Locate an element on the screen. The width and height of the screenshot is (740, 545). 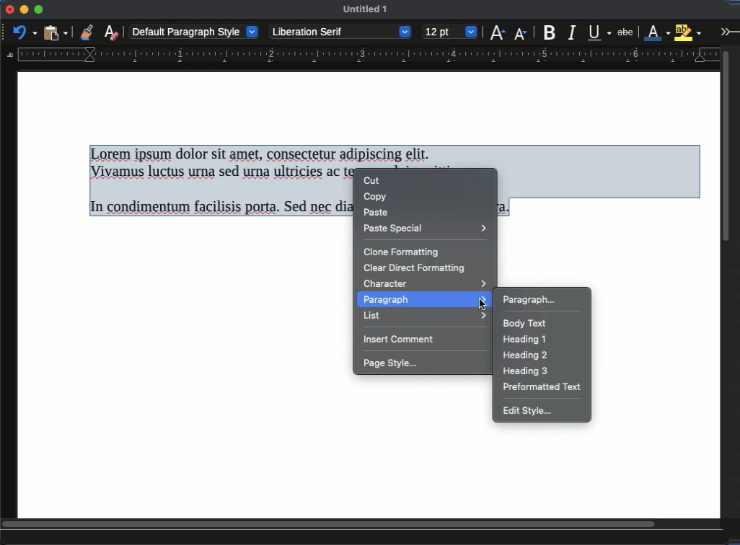
default paragraph style is located at coordinates (195, 31).